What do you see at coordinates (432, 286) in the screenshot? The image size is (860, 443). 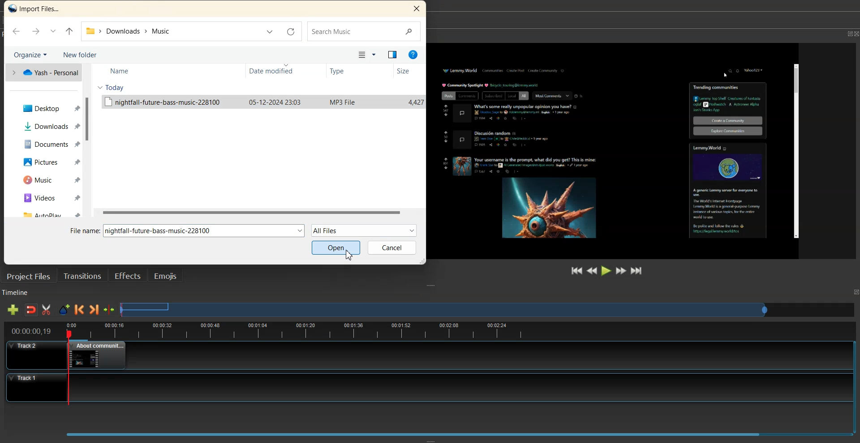 I see `Window Adjuster` at bounding box center [432, 286].